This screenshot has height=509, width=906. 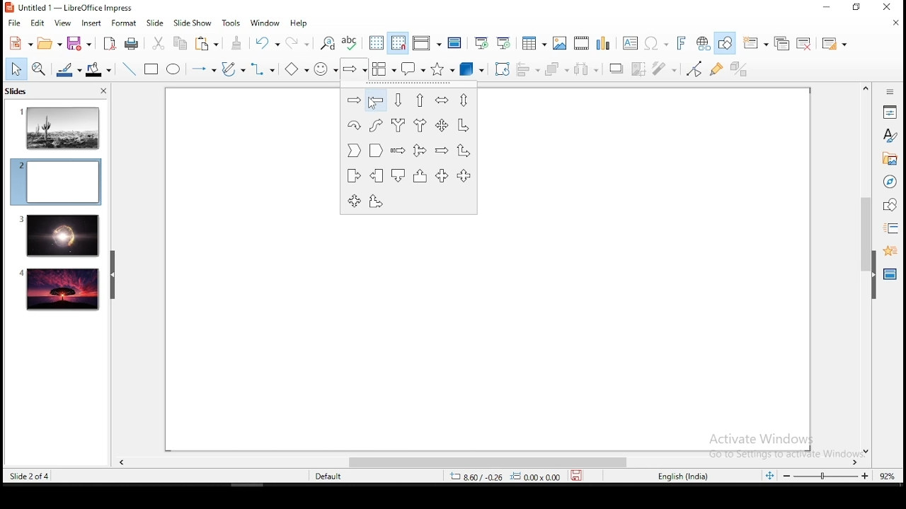 What do you see at coordinates (769, 476) in the screenshot?
I see `fit to screen` at bounding box center [769, 476].